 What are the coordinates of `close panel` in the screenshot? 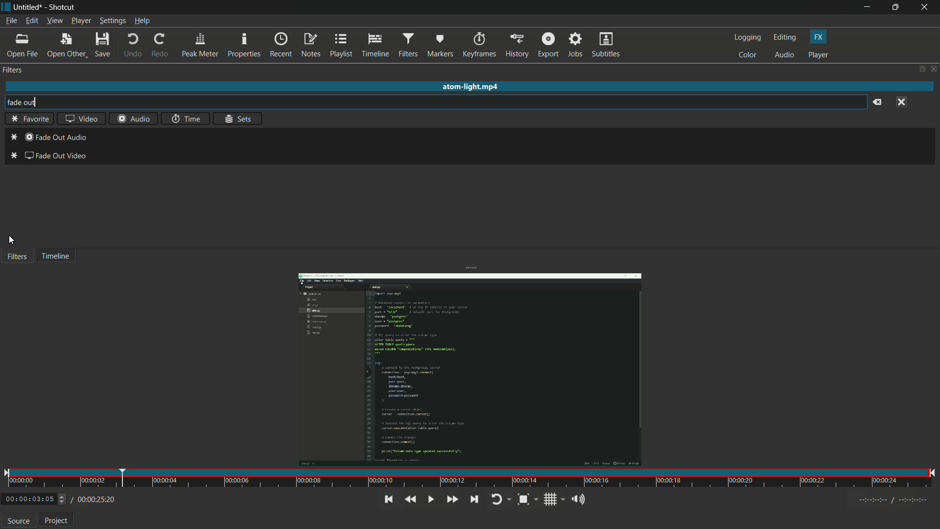 It's located at (934, 70).